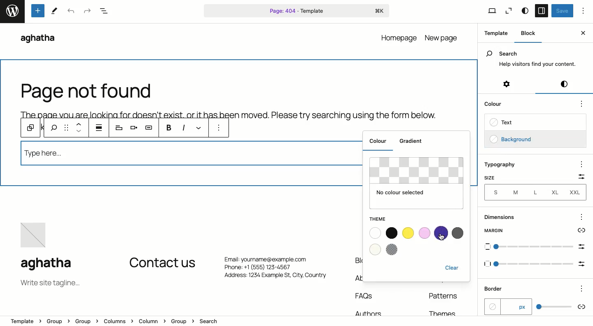 This screenshot has height=326, width=593. I want to click on , so click(584, 286).